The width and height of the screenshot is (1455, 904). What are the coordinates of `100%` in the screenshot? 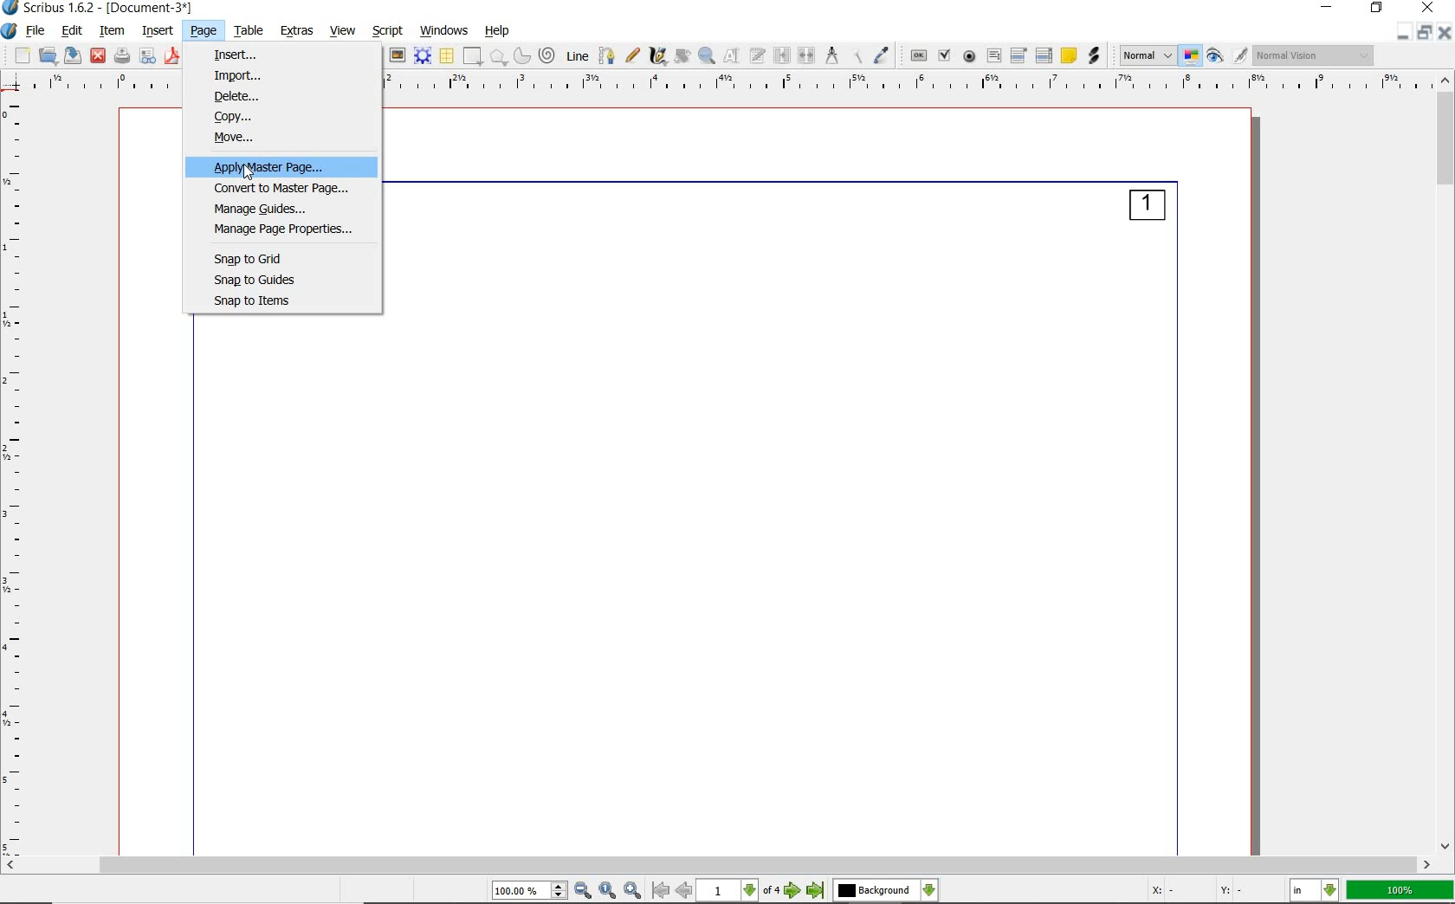 It's located at (1401, 891).